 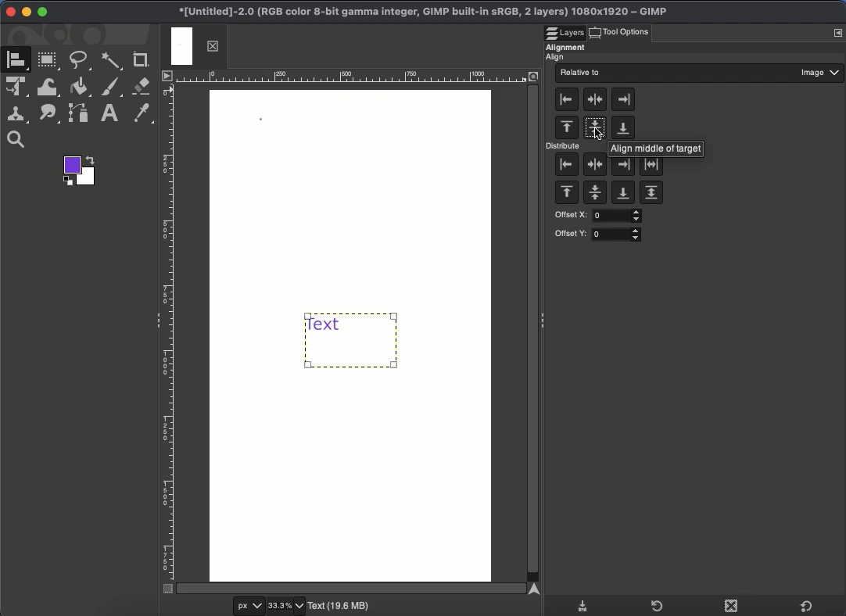 What do you see at coordinates (10, 12) in the screenshot?
I see `Close` at bounding box center [10, 12].